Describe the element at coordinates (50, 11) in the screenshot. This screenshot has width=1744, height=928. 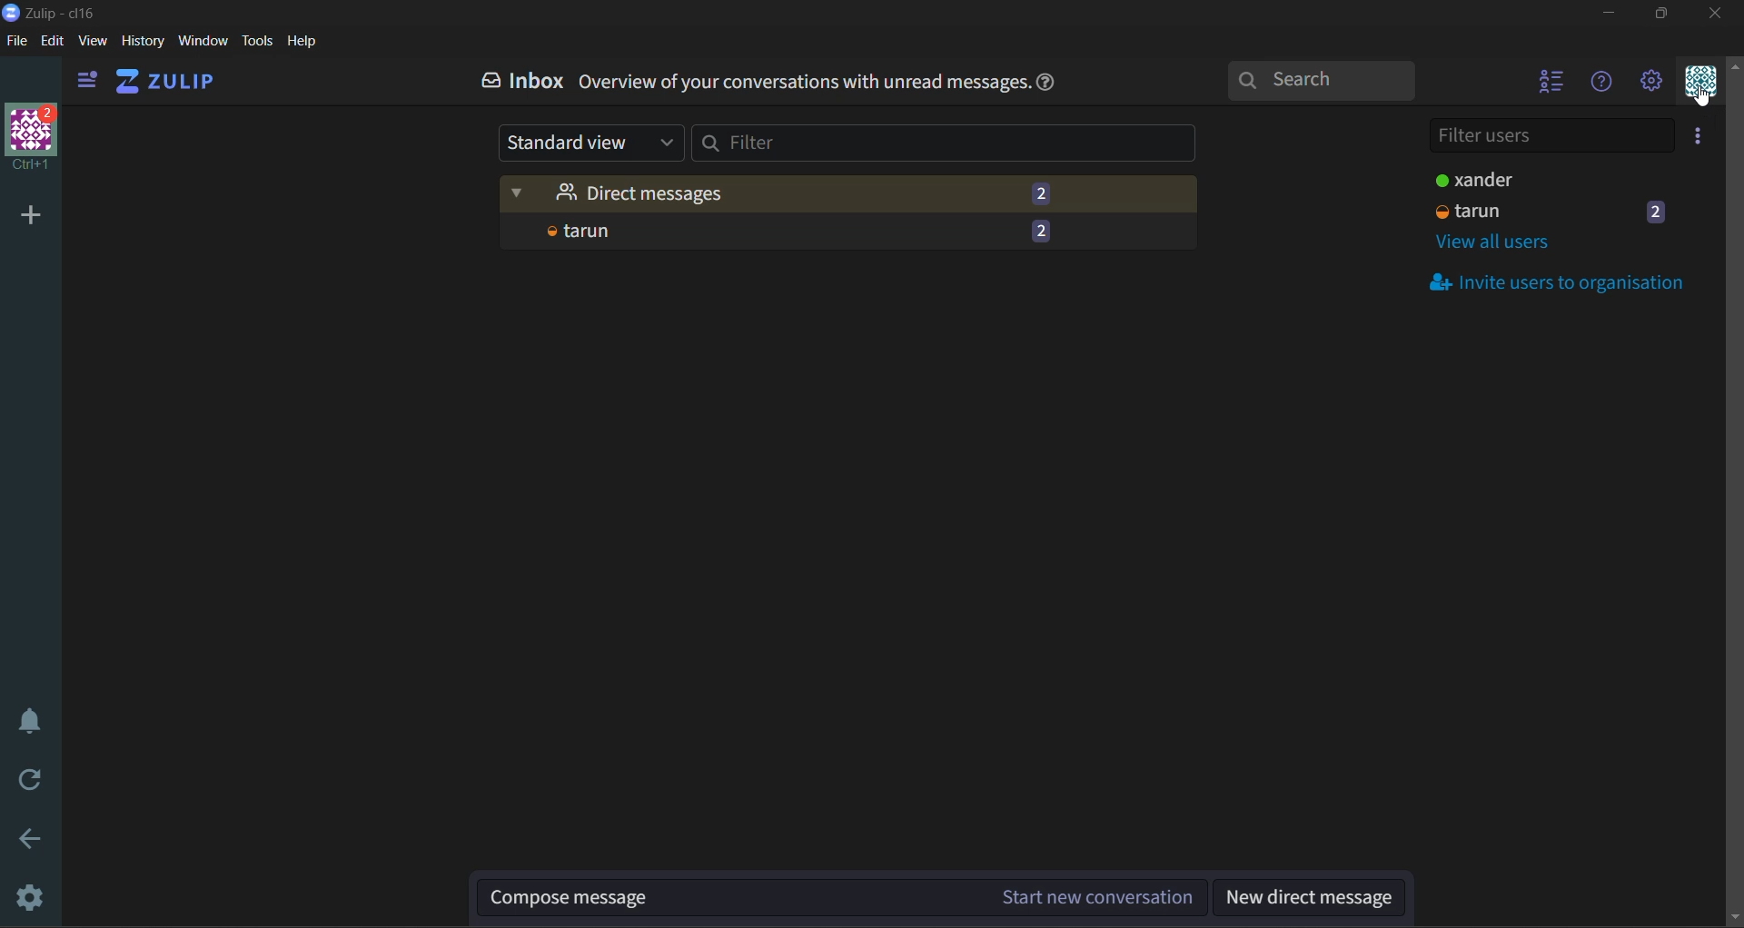
I see `app name and organisation name` at that location.